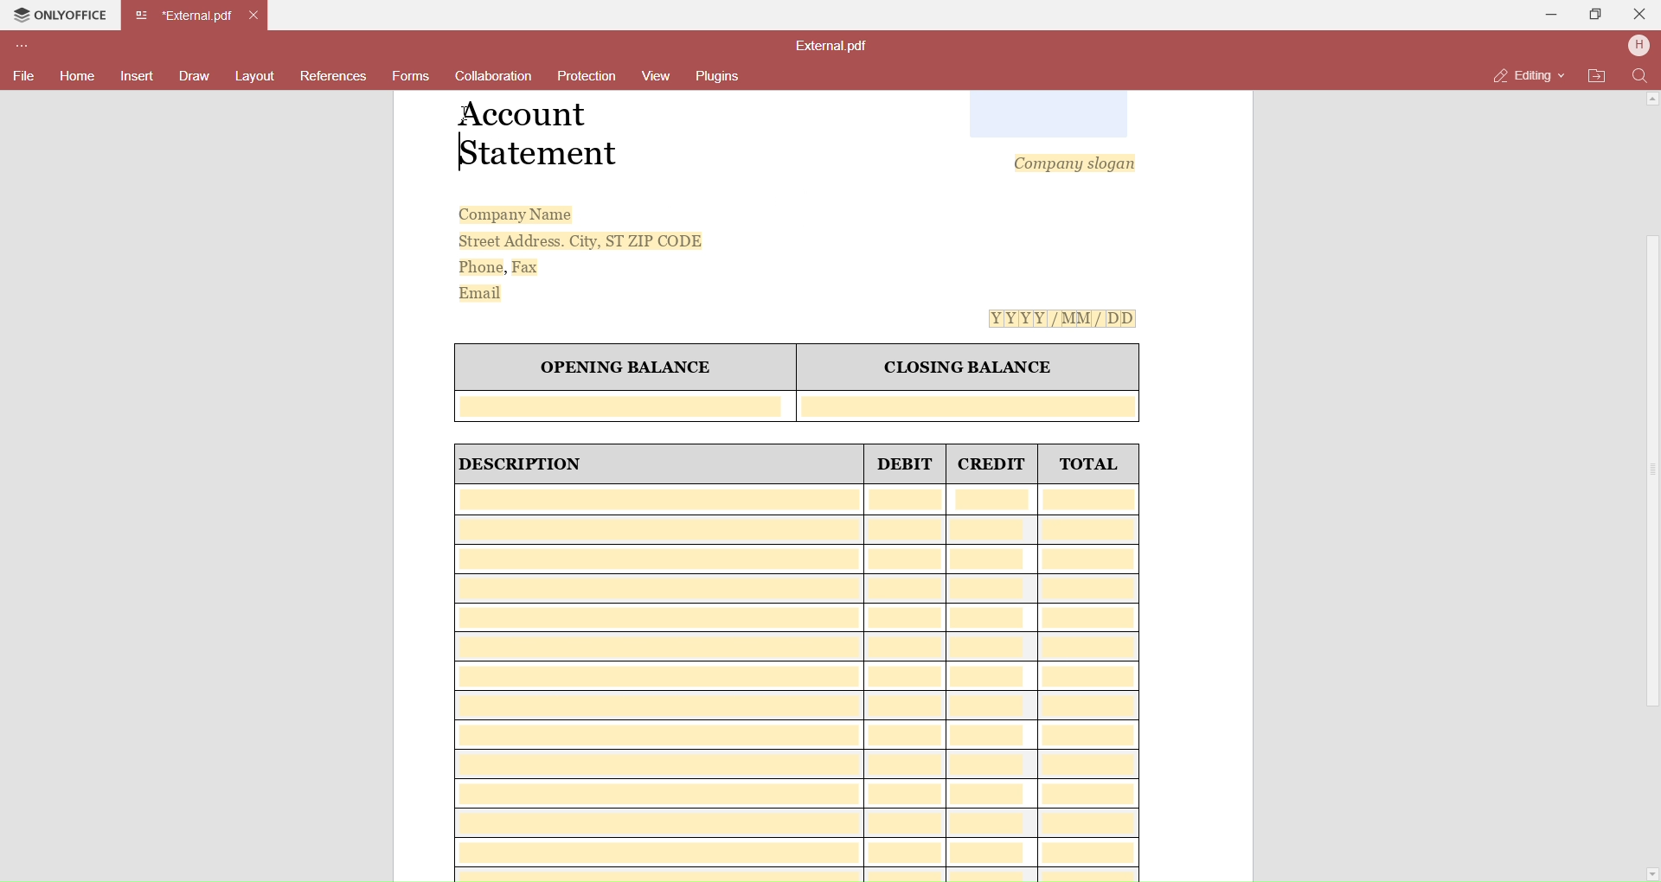 Image resolution: width=1661 pixels, height=882 pixels. What do you see at coordinates (1527, 76) in the screenshot?
I see `Editing` at bounding box center [1527, 76].